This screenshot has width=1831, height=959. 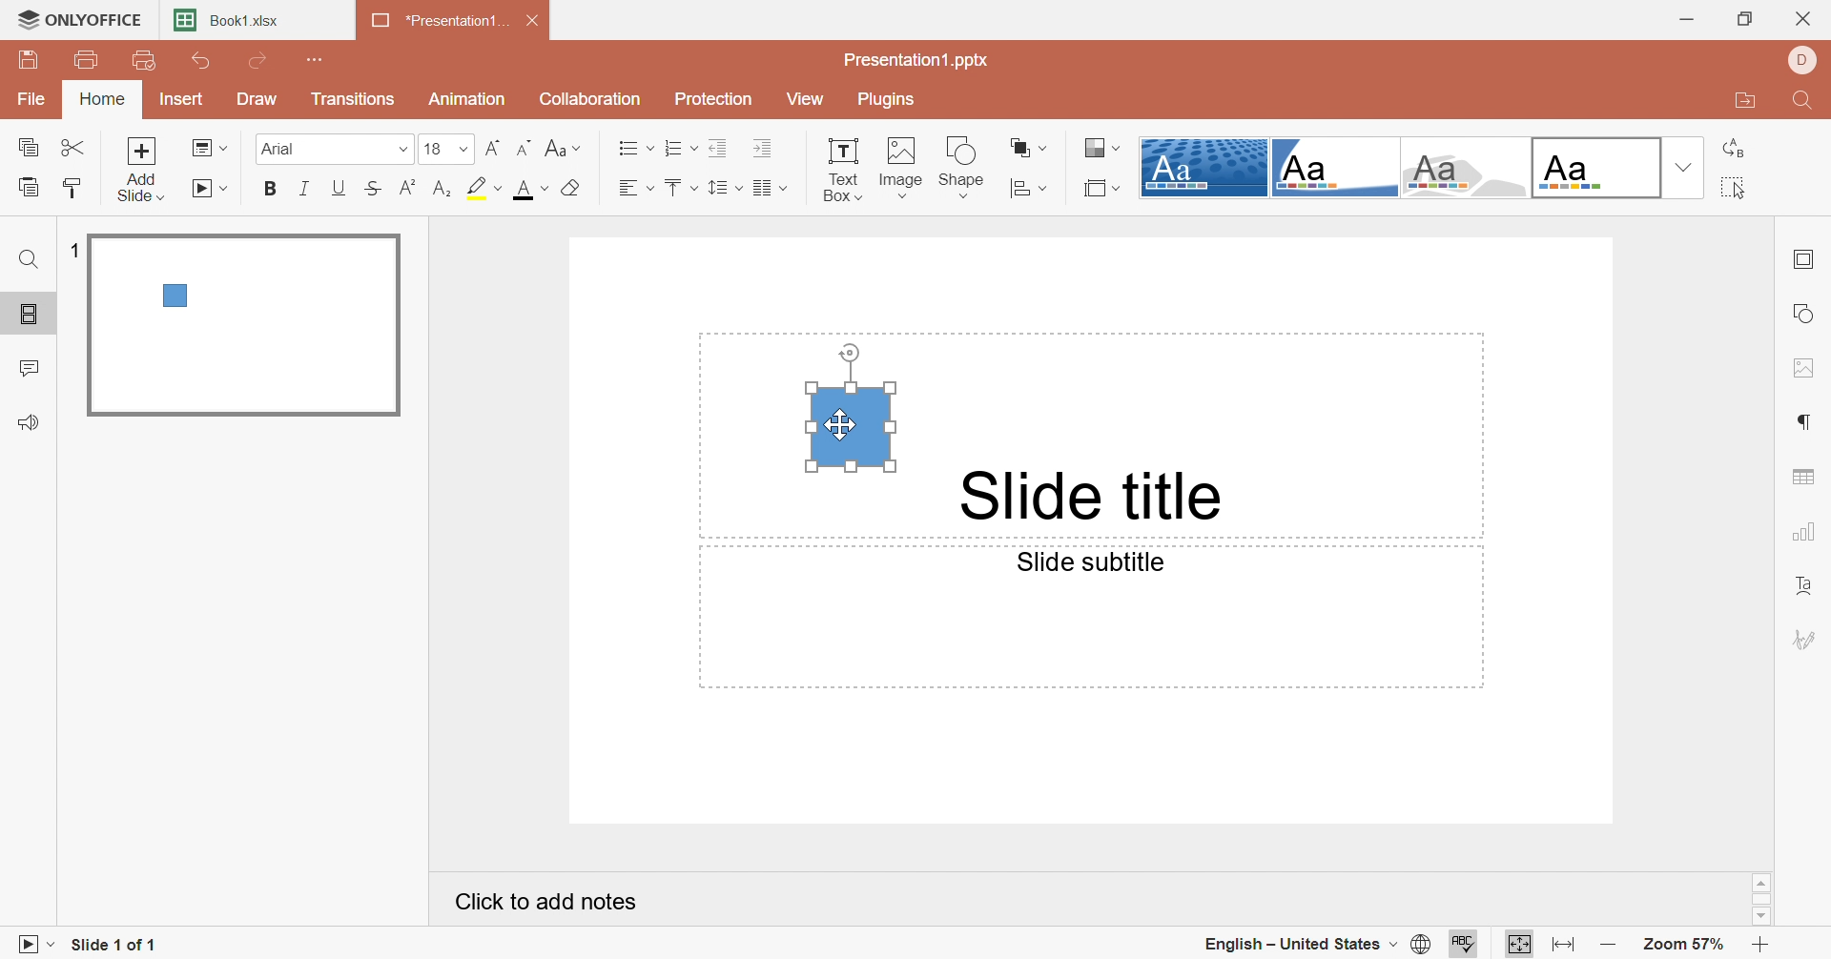 I want to click on Add slide, so click(x=147, y=170).